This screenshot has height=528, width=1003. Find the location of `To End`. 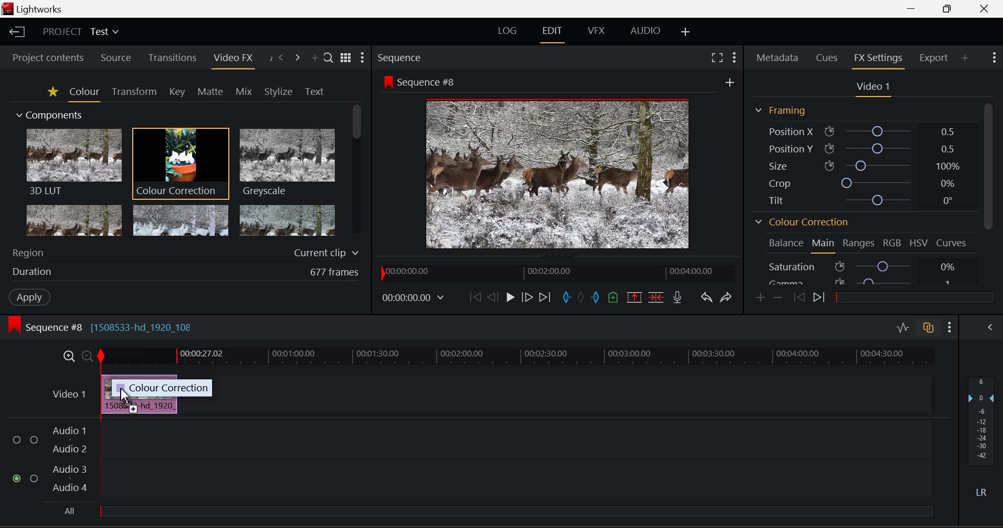

To End is located at coordinates (544, 298).